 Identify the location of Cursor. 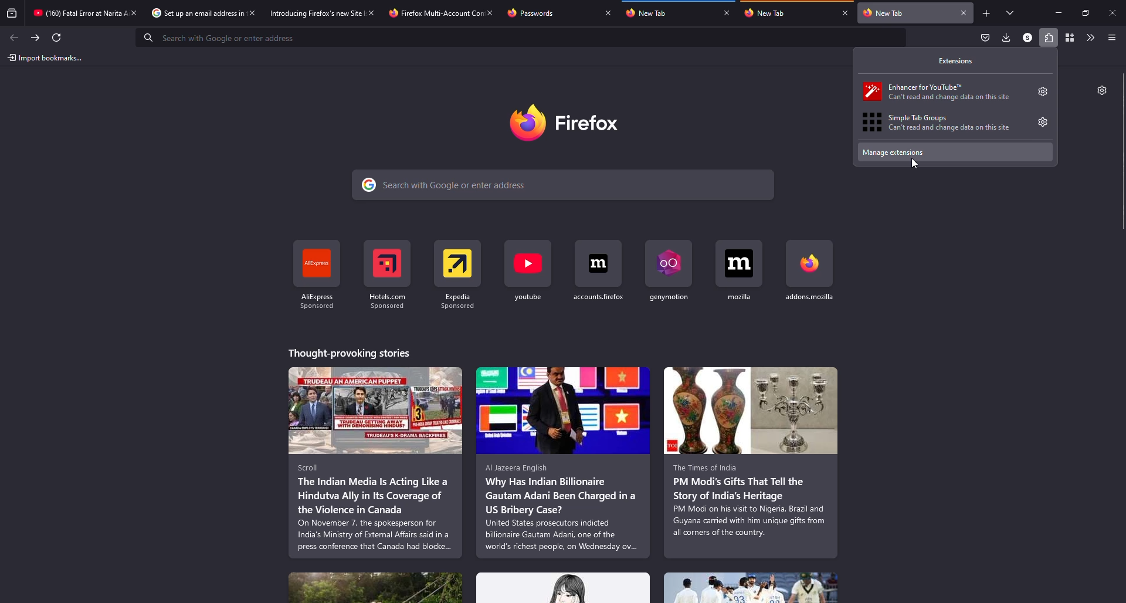
(915, 164).